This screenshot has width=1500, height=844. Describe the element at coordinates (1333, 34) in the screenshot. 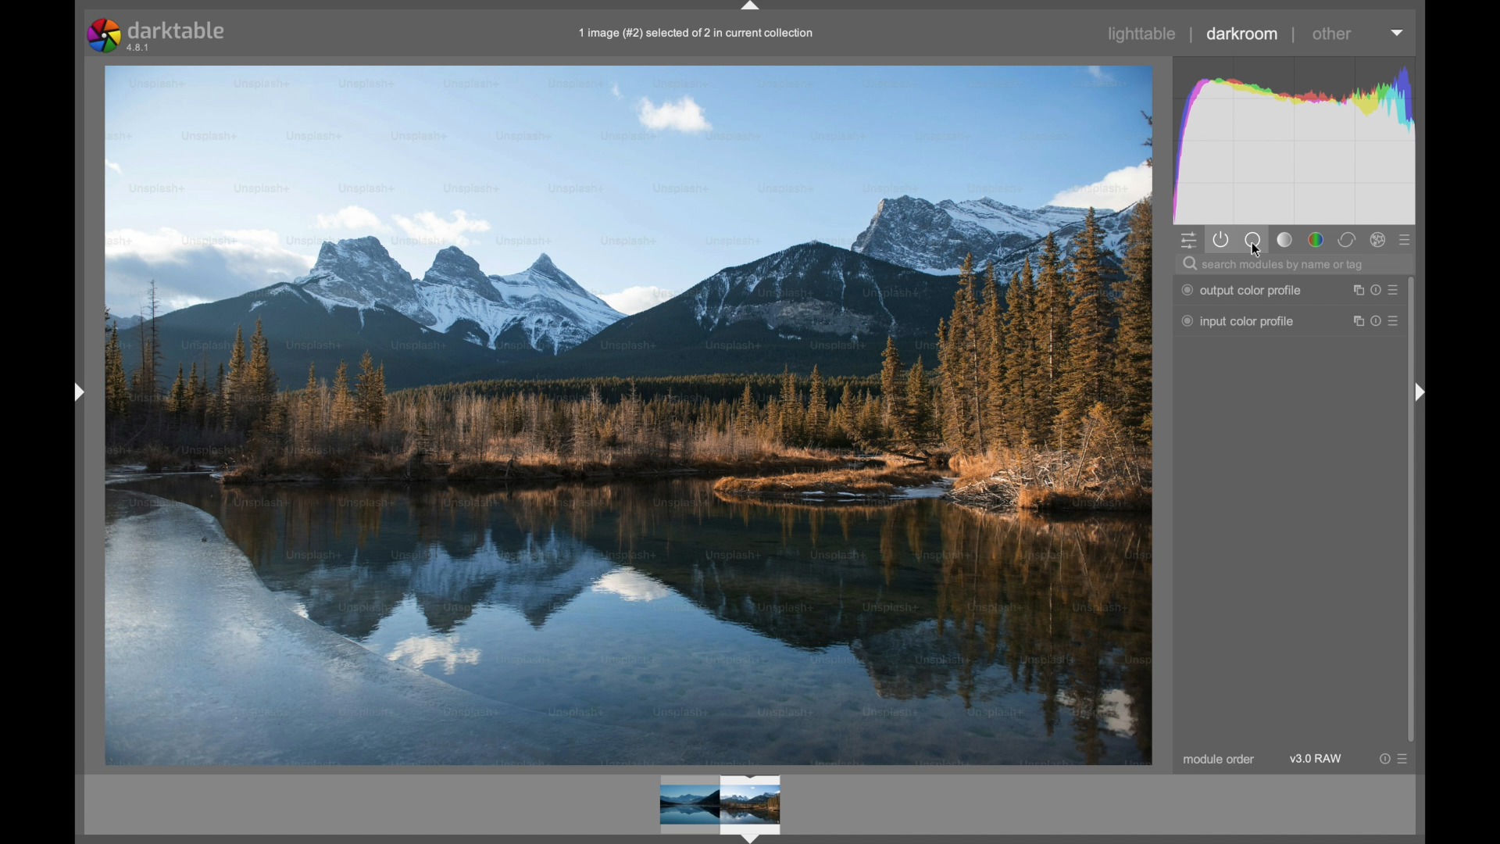

I see `other` at that location.